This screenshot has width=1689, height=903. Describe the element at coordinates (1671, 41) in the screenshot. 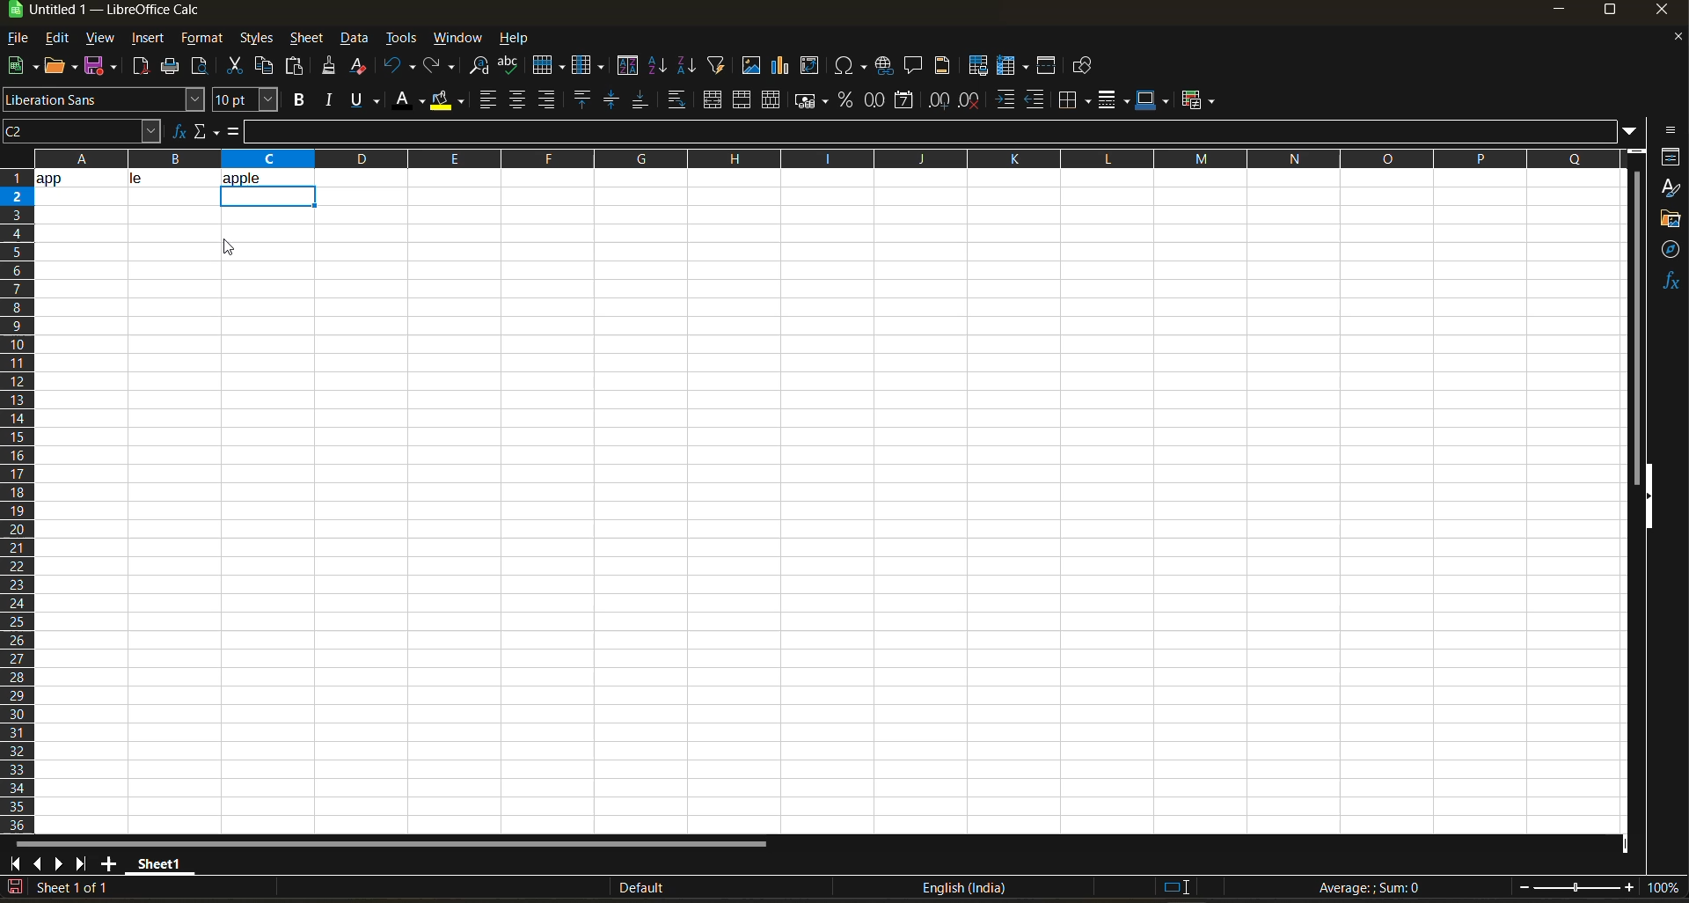

I see `close document` at that location.